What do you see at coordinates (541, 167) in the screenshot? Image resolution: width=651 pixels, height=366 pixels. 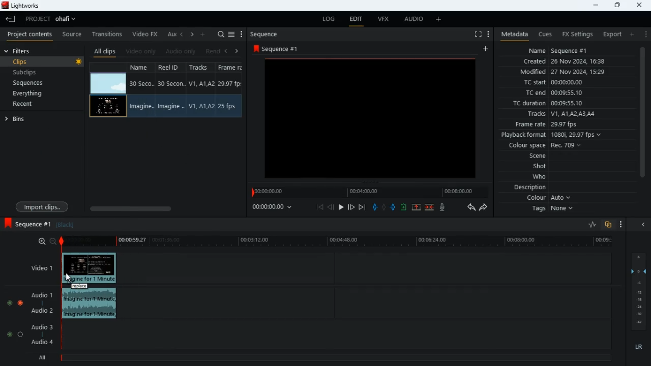 I see `shot` at bounding box center [541, 167].